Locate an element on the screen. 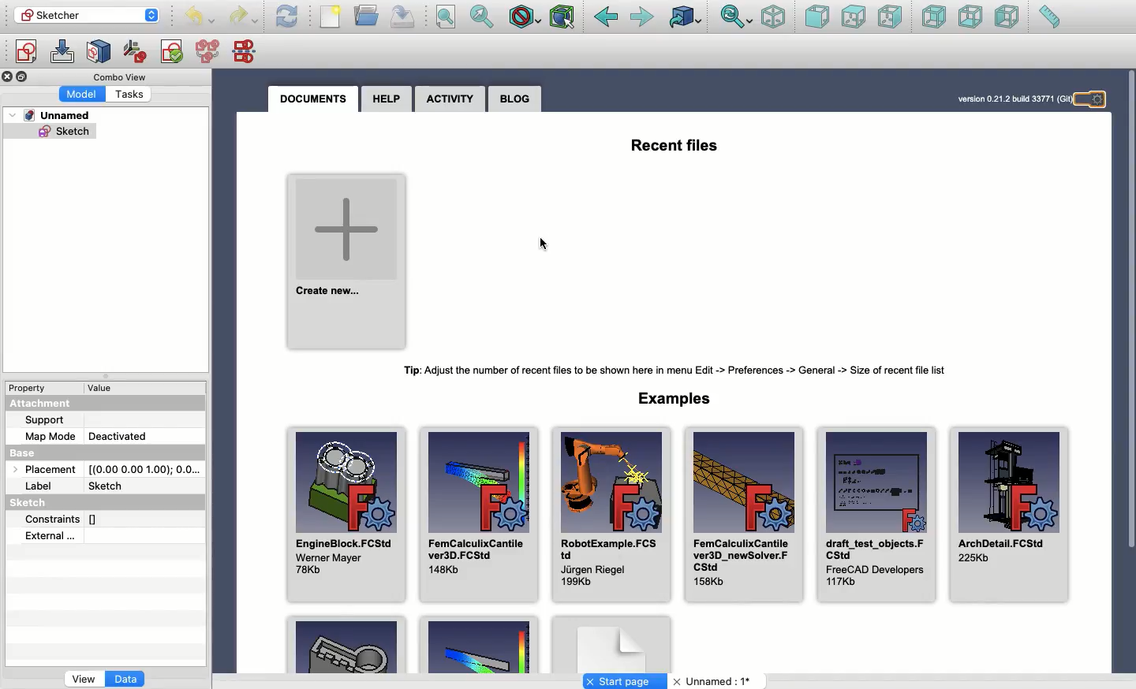 The image size is (1136, 689). Measure is located at coordinates (1049, 18).